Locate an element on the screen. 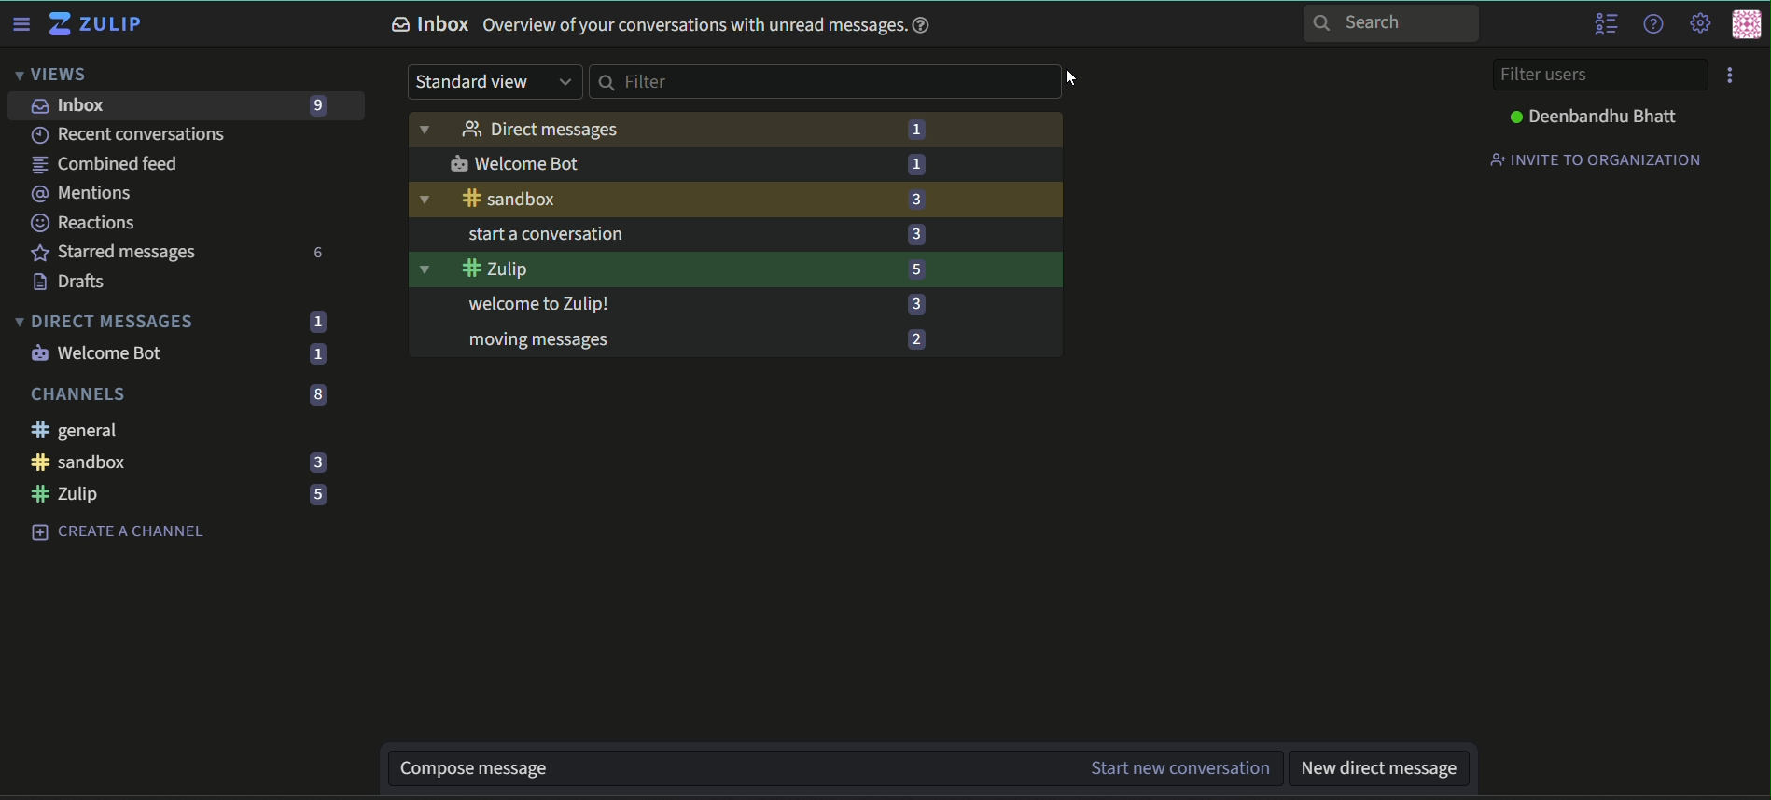 This screenshot has width=1771, height=800. numbers is located at coordinates (314, 393).